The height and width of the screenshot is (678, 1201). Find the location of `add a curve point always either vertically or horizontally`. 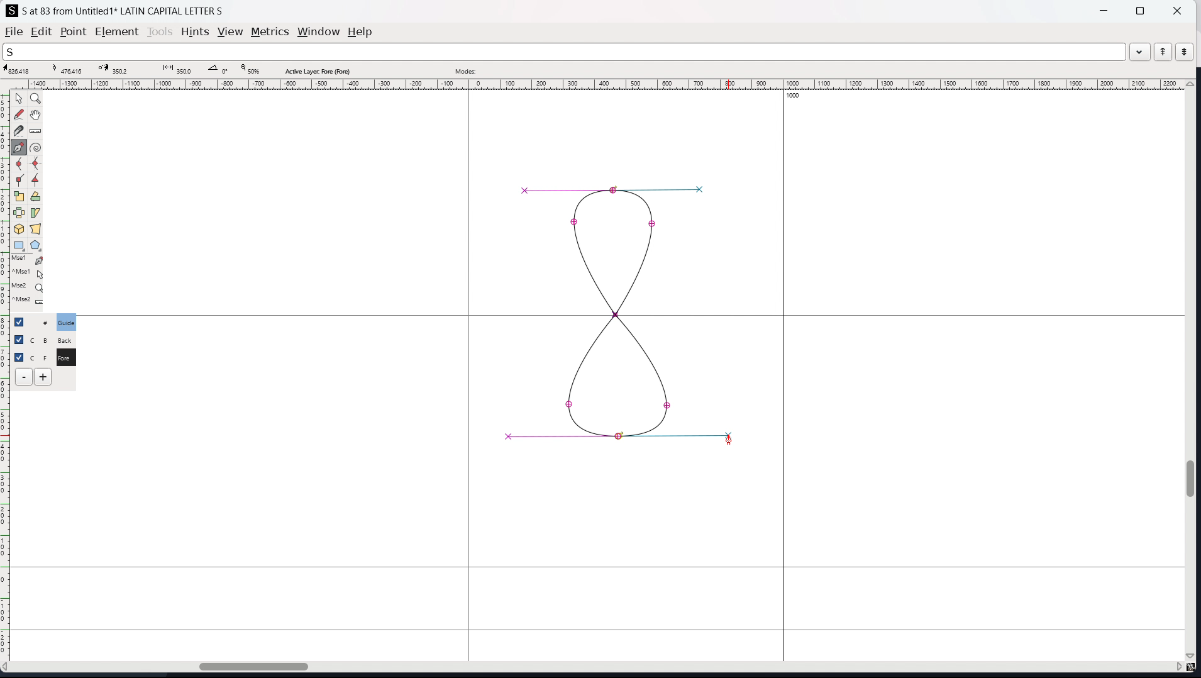

add a curve point always either vertically or horizontally is located at coordinates (36, 164).